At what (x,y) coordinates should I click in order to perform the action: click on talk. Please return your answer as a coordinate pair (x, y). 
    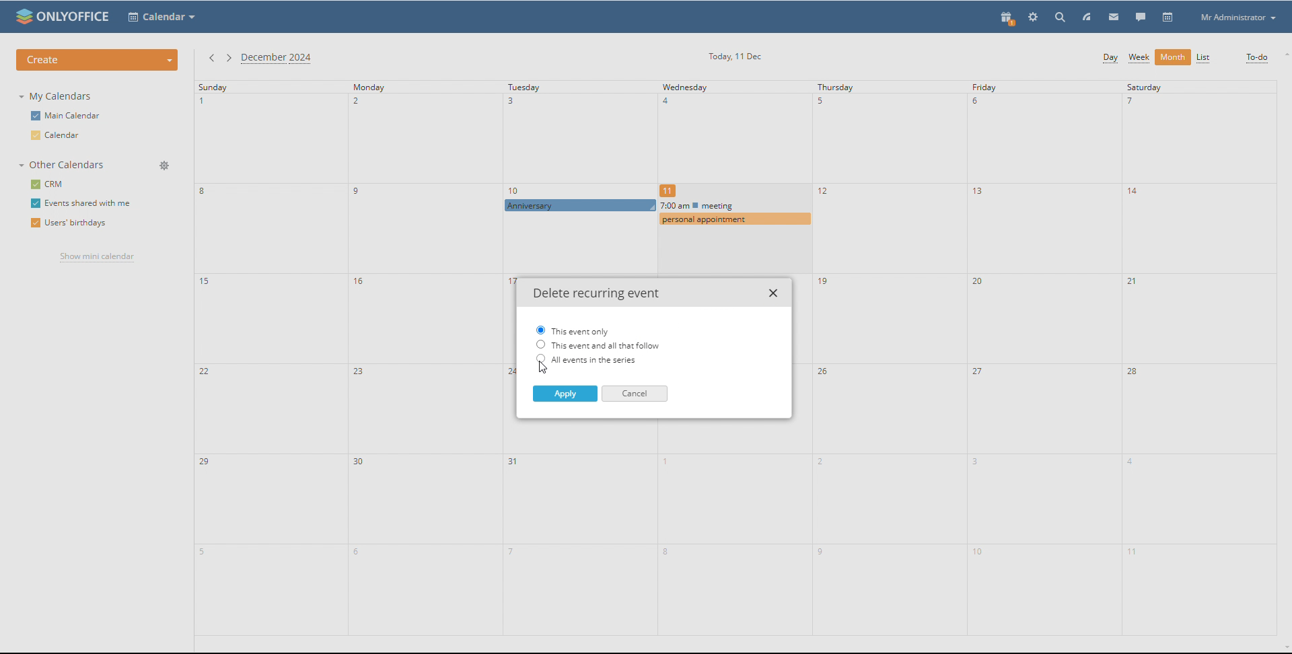
    Looking at the image, I should click on (1141, 17).